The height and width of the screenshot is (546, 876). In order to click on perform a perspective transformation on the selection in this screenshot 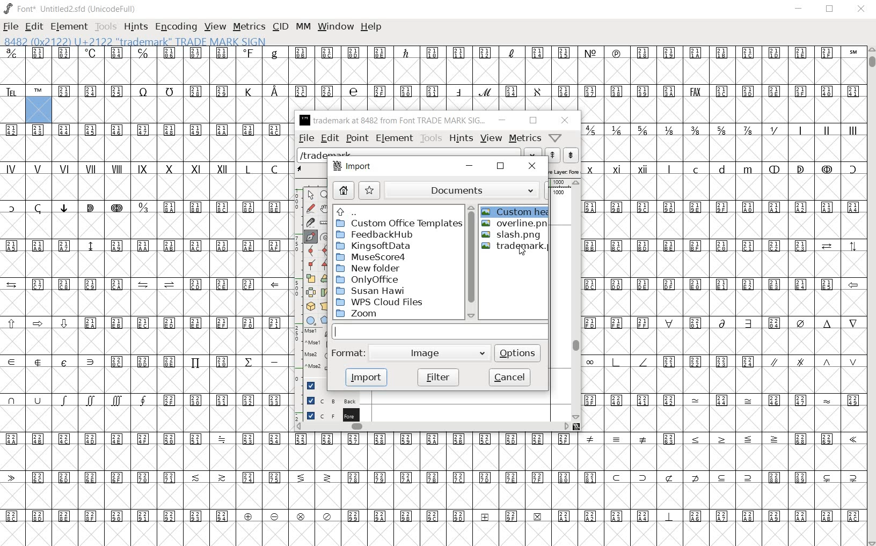, I will do `click(324, 305)`.